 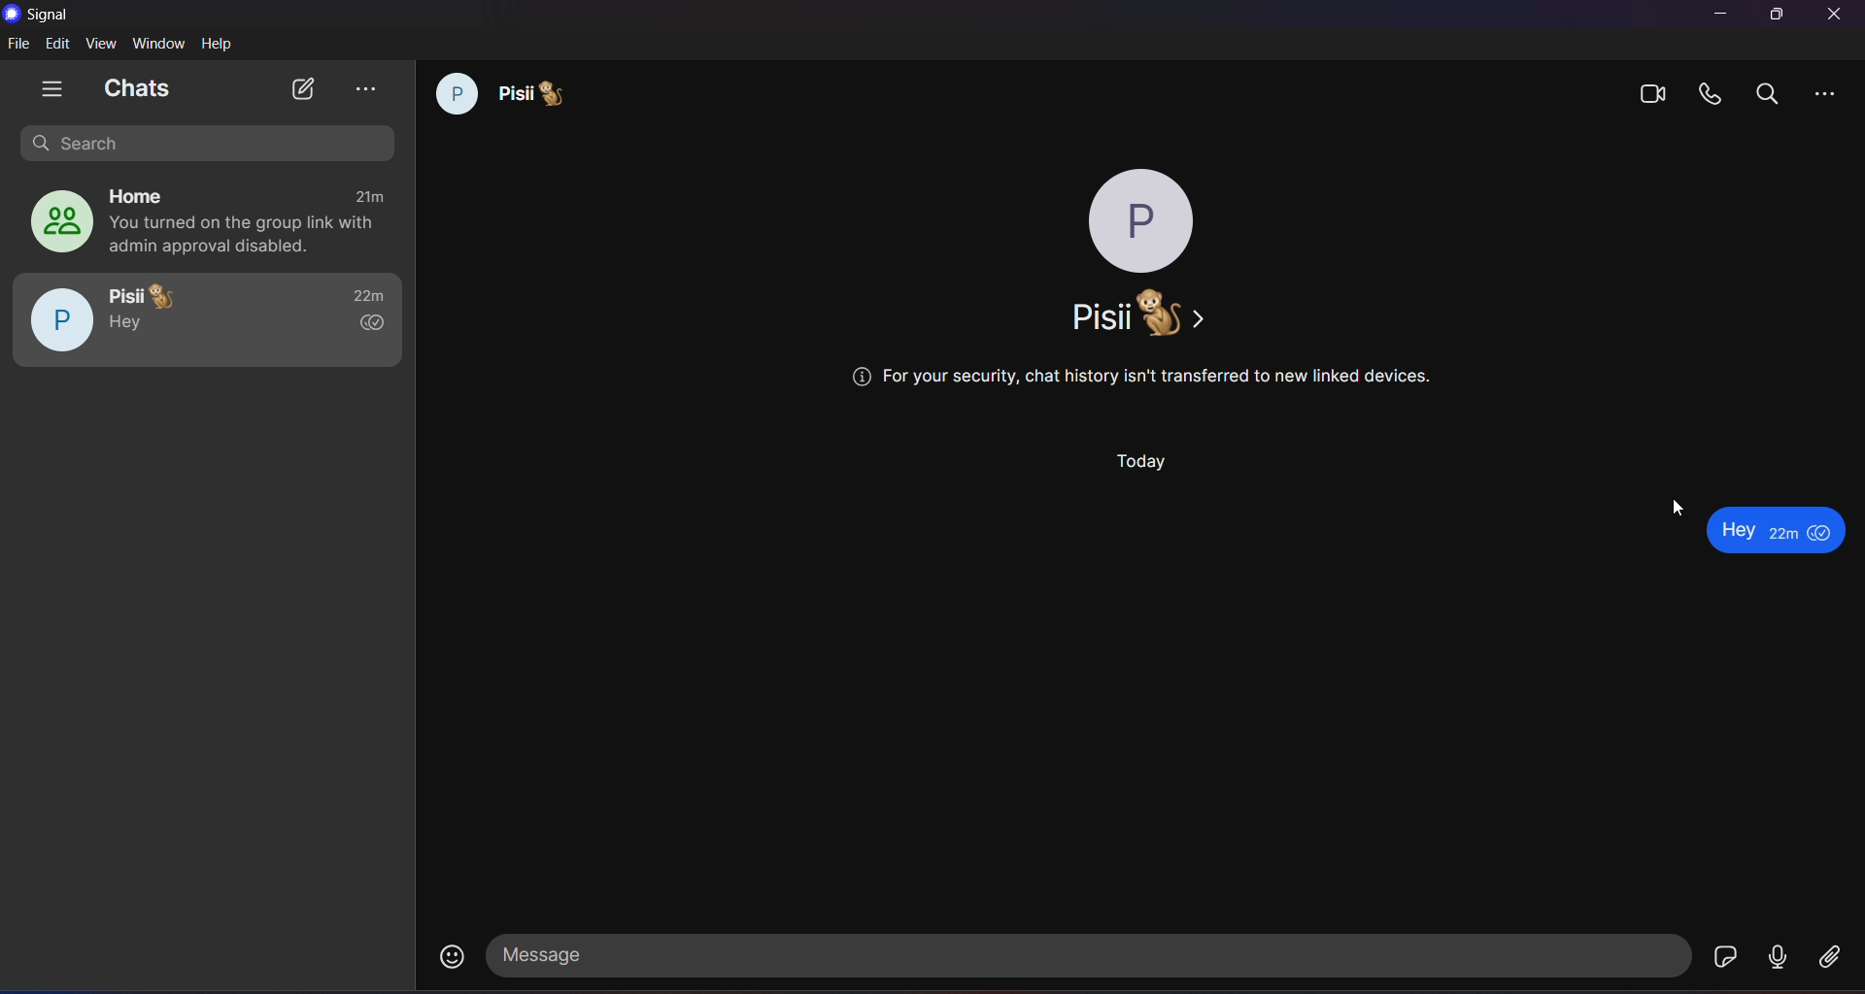 I want to click on help, so click(x=217, y=44).